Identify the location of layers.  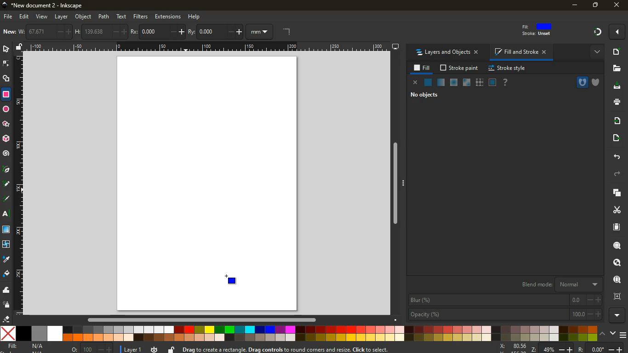
(617, 193).